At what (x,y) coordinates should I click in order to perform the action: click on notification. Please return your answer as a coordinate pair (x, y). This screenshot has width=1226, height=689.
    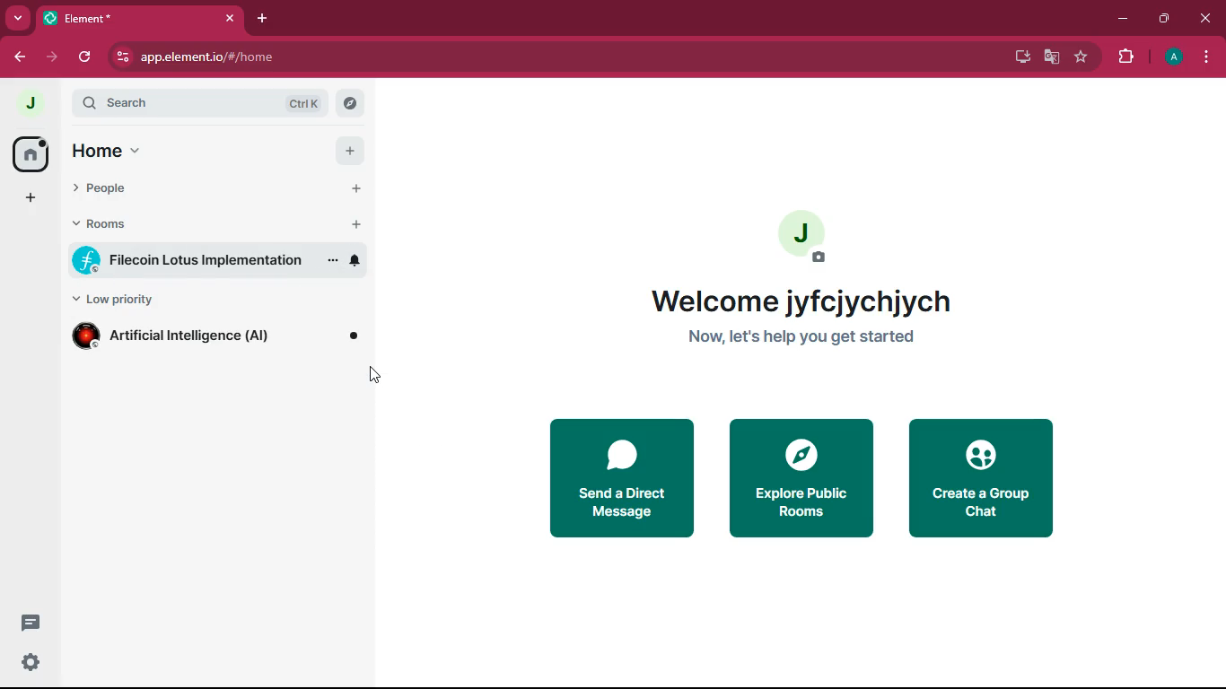
    Looking at the image, I should click on (355, 261).